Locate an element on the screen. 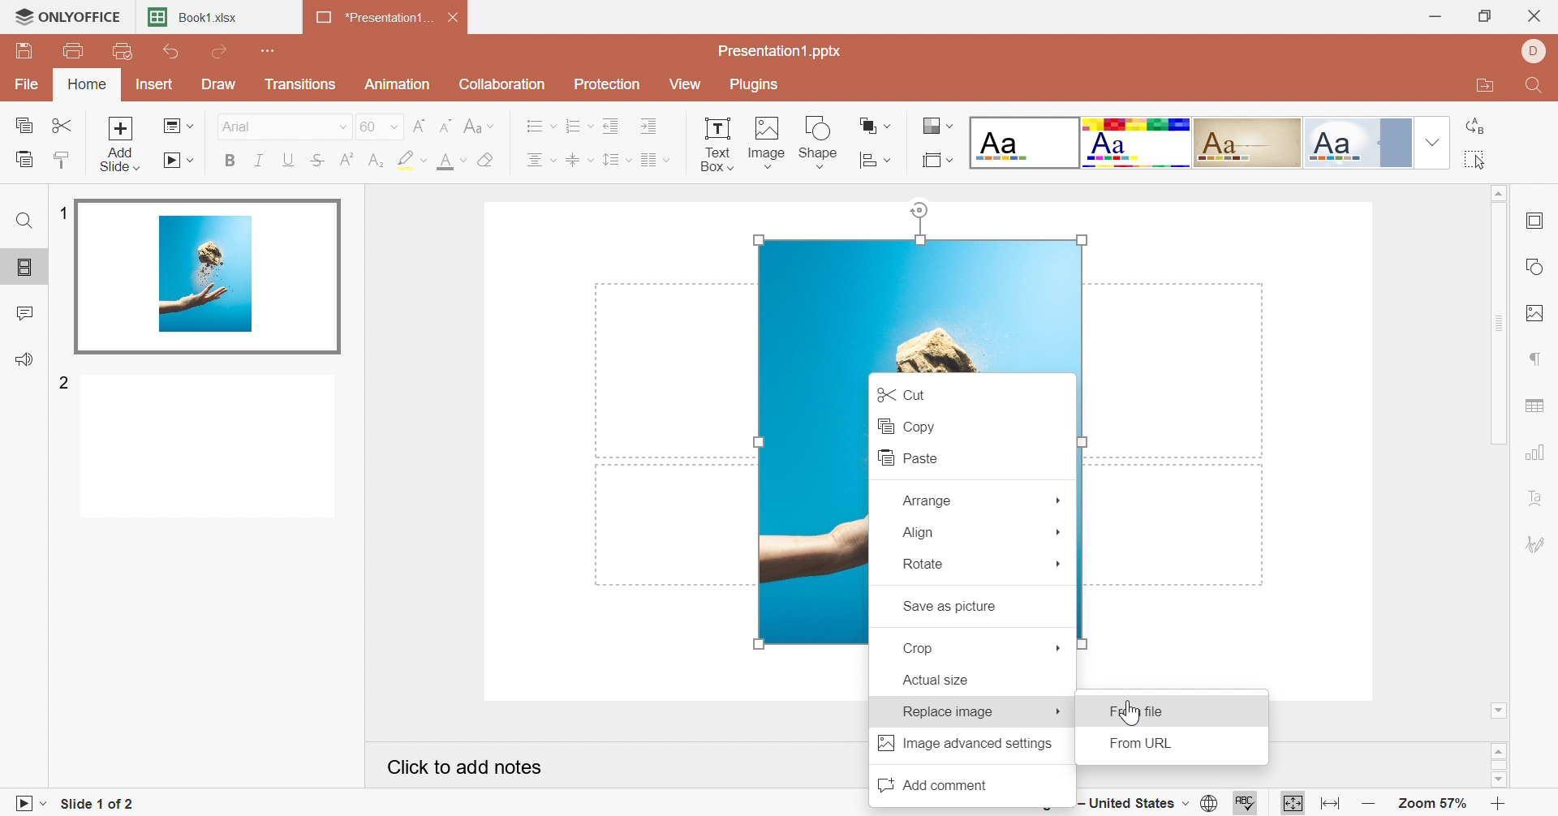  Change case is located at coordinates (480, 123).